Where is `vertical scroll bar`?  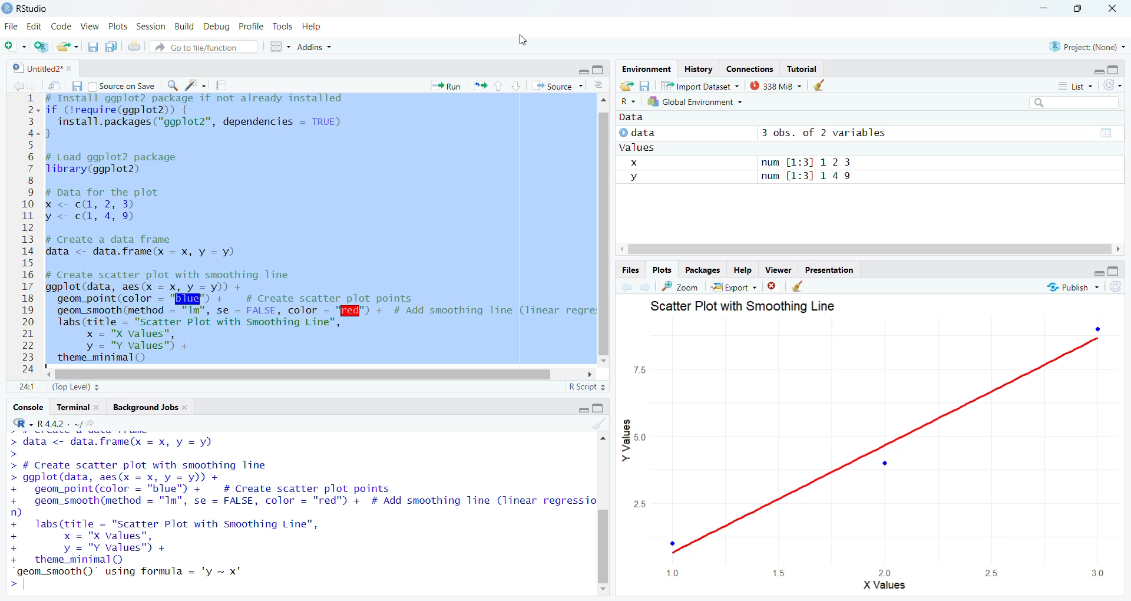
vertical scroll bar is located at coordinates (606, 515).